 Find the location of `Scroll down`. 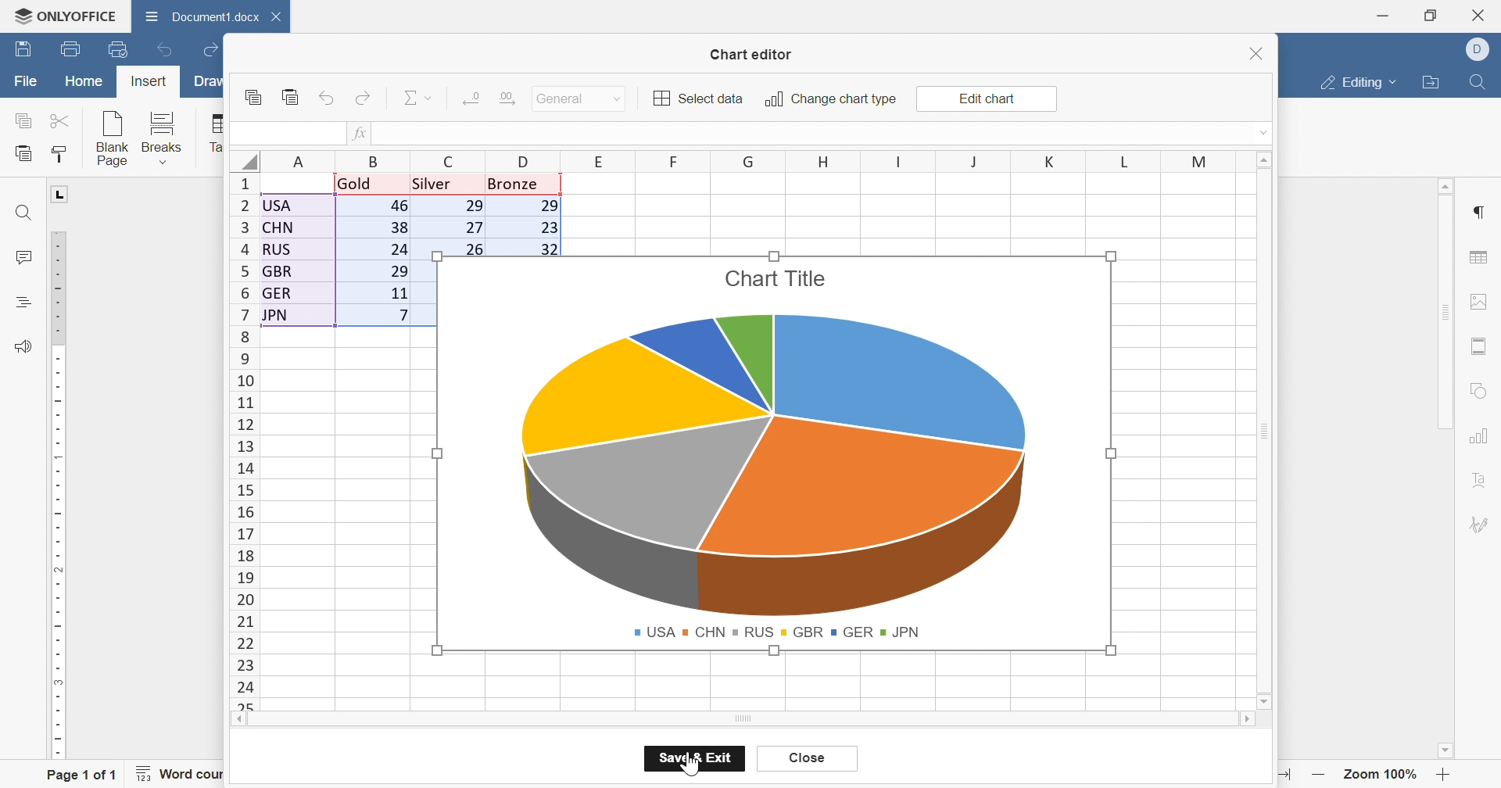

Scroll down is located at coordinates (1263, 703).